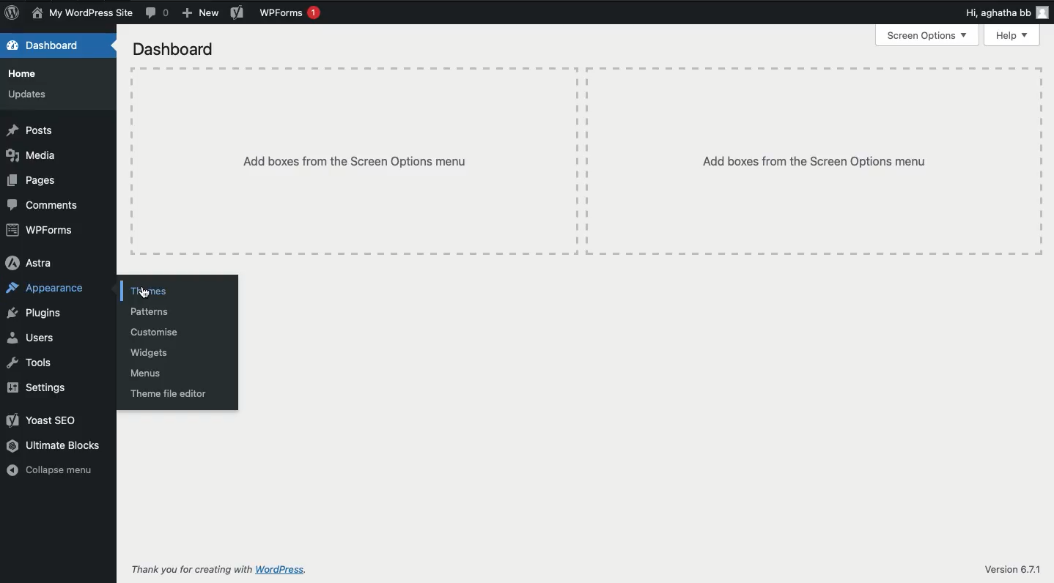 The width and height of the screenshot is (1054, 583). I want to click on Comments, so click(158, 13).